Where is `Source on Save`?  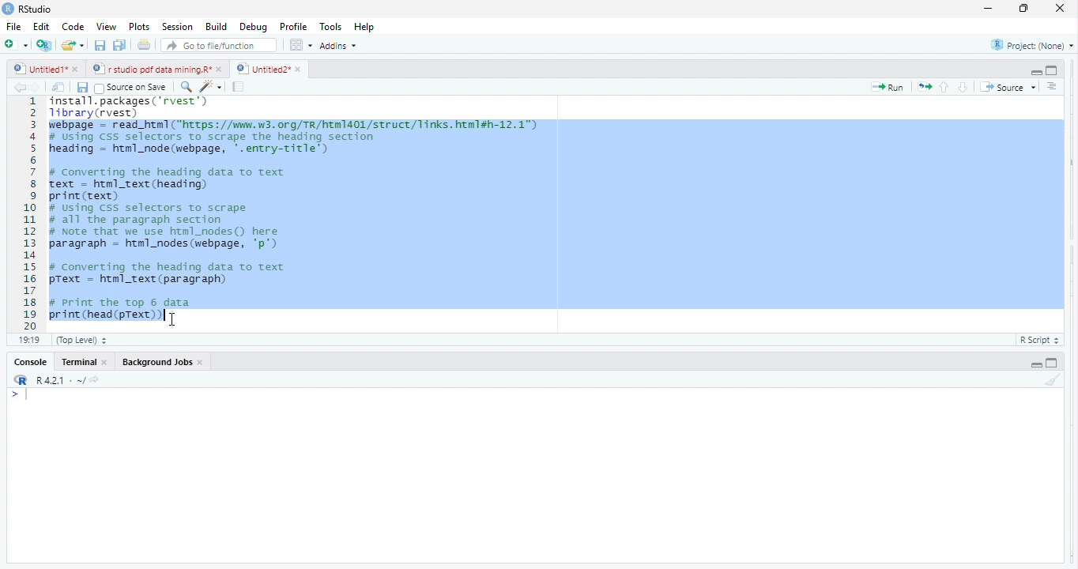
Source on Save is located at coordinates (133, 88).